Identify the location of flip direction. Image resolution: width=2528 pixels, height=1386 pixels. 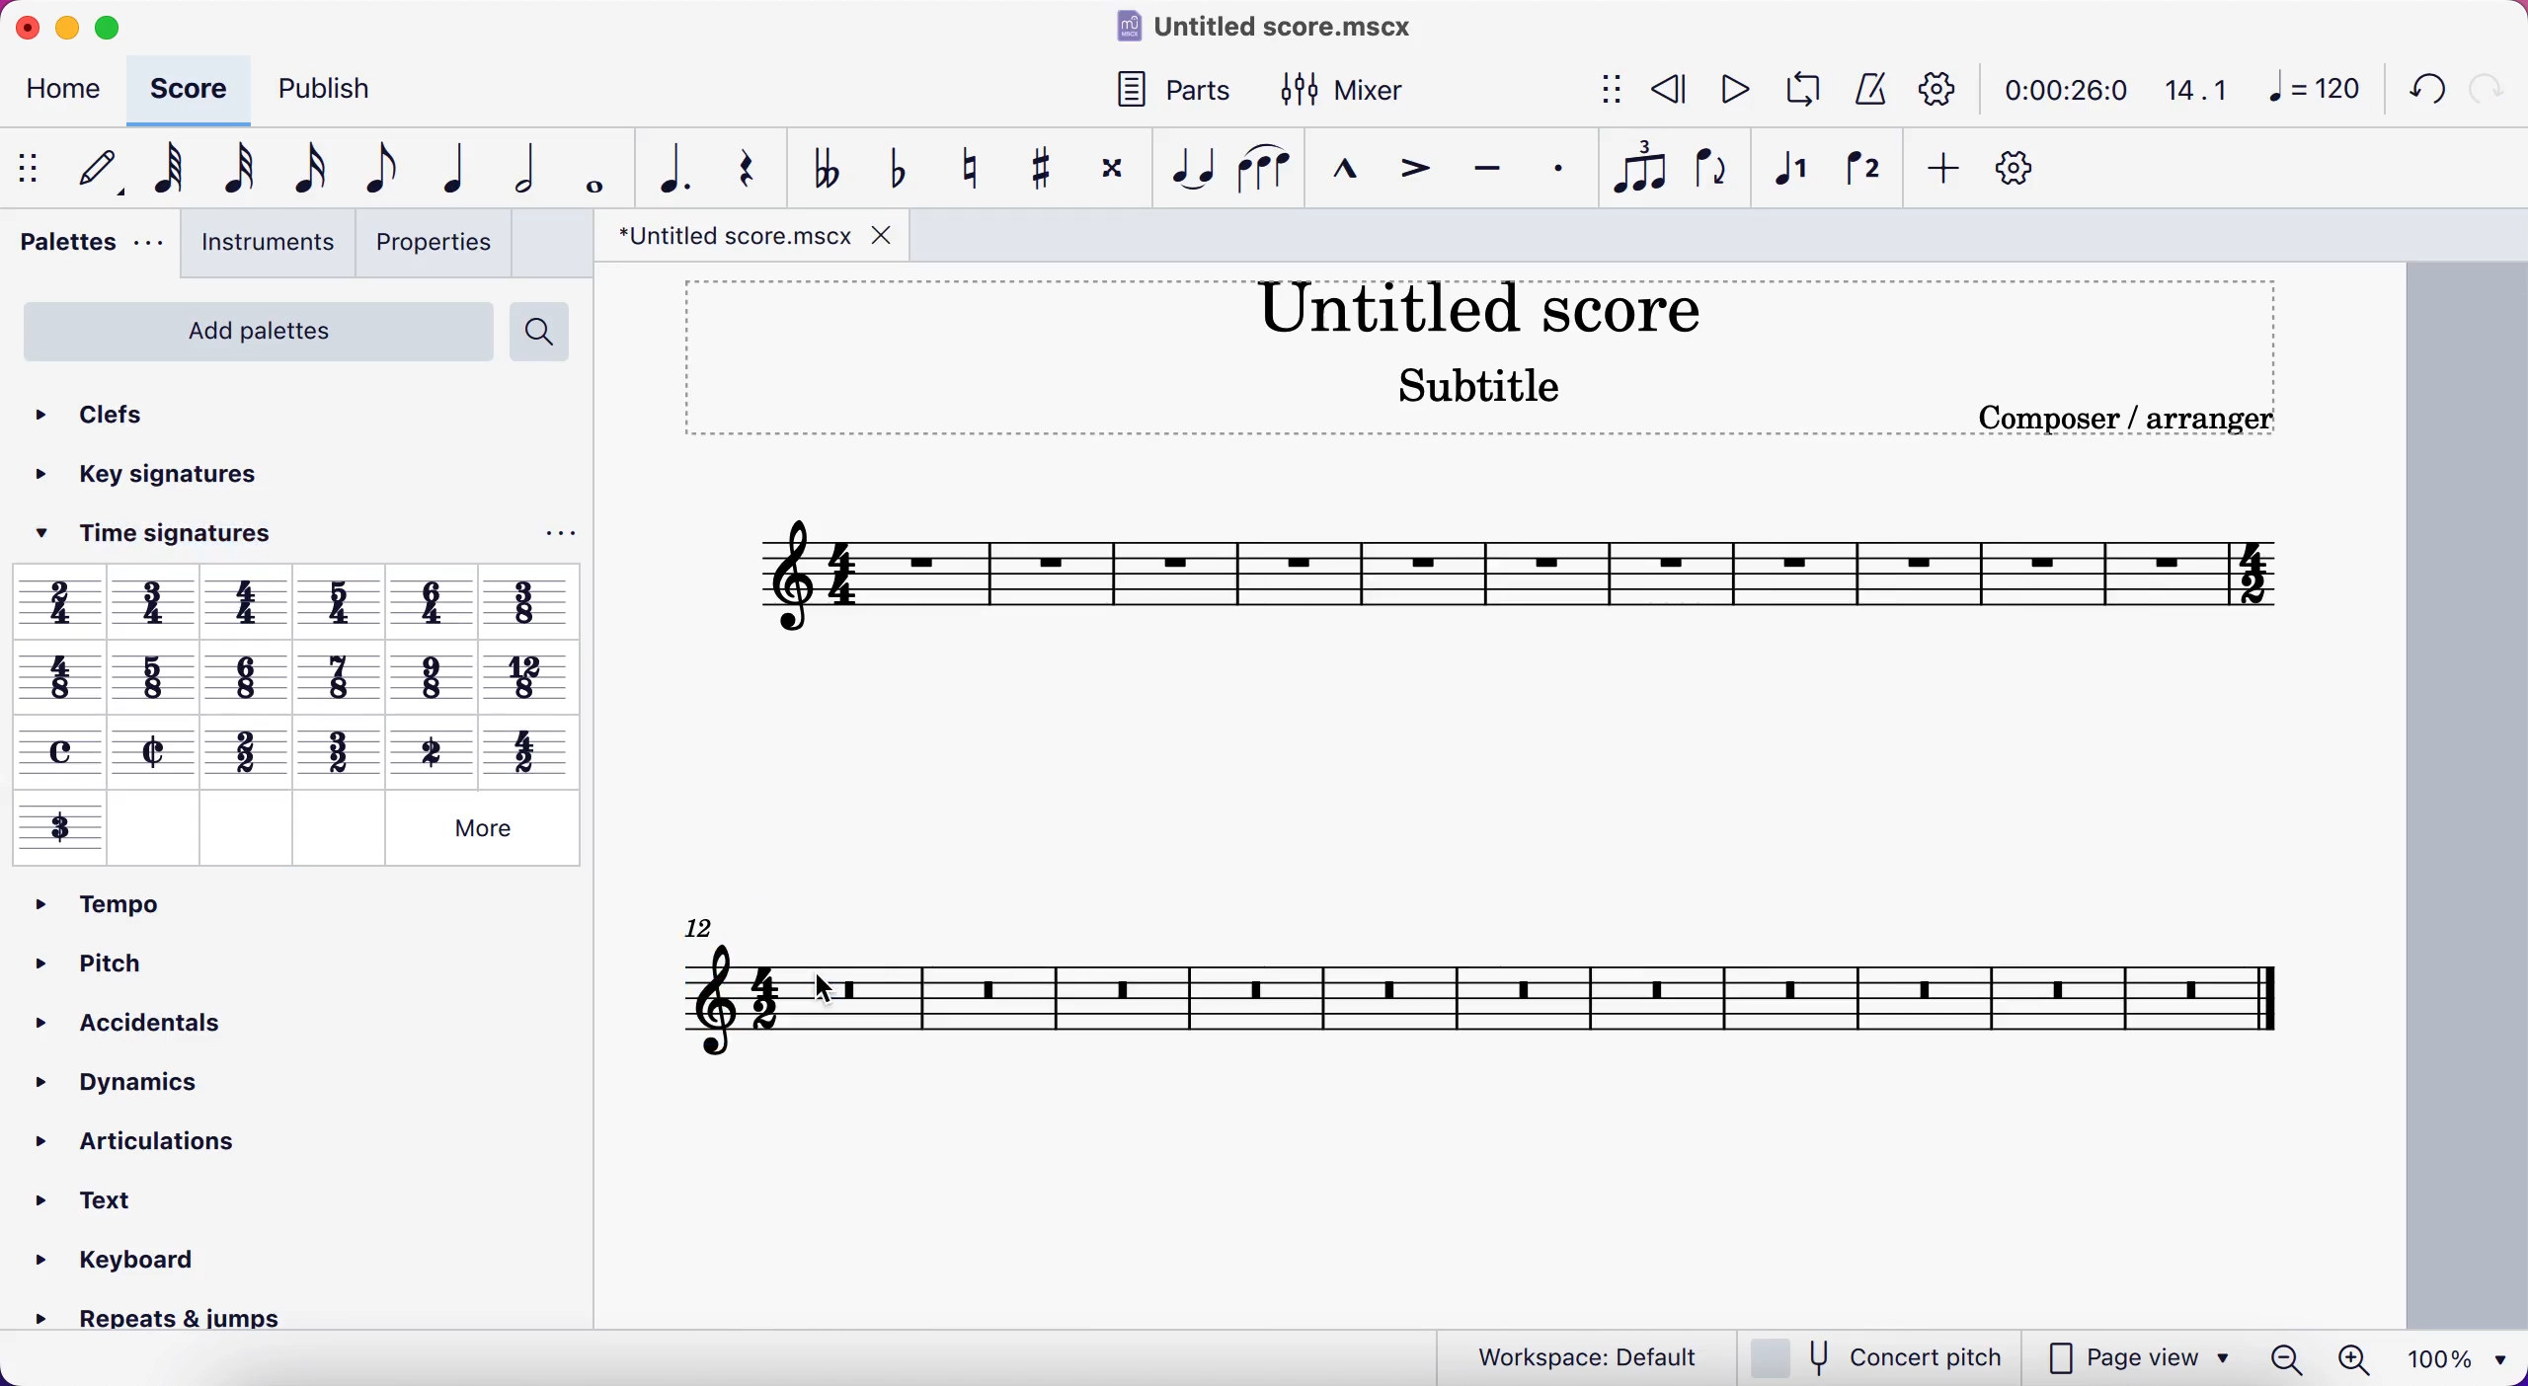
(1709, 168).